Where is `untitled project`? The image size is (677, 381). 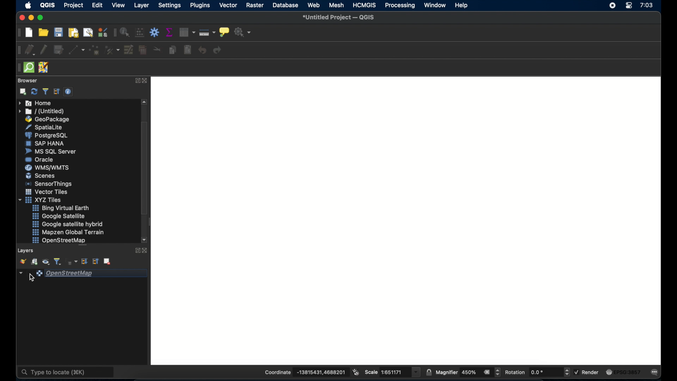
untitled project is located at coordinates (337, 16).